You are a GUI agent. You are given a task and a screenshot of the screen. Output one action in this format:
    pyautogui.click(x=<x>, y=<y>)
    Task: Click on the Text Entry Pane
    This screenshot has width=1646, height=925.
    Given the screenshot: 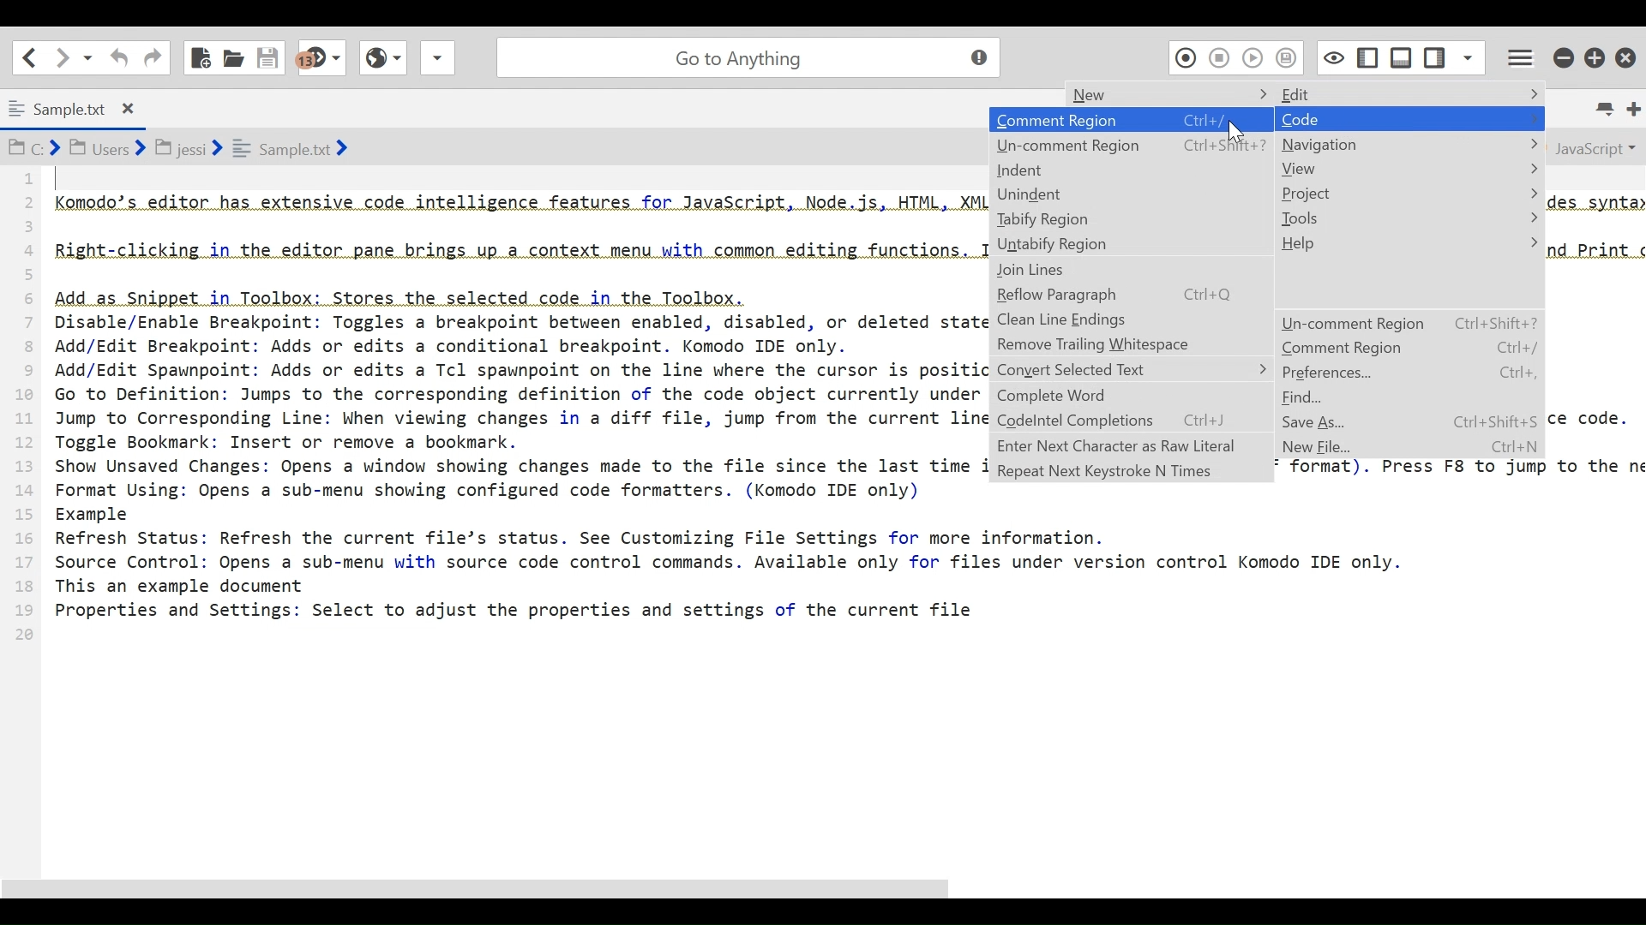 What is the action you would take?
    pyautogui.click(x=496, y=512)
    